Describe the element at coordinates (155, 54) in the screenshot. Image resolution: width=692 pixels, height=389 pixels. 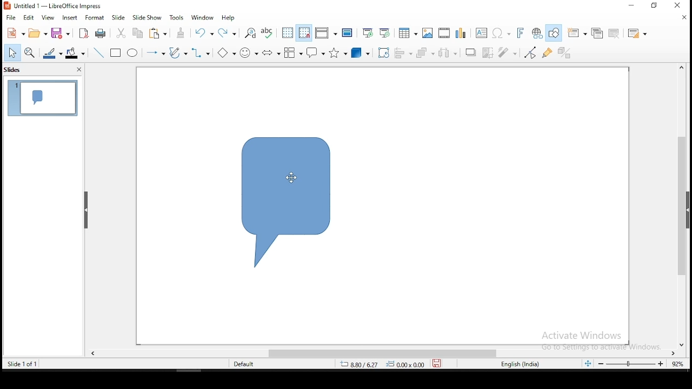
I see `lines and arrows` at that location.